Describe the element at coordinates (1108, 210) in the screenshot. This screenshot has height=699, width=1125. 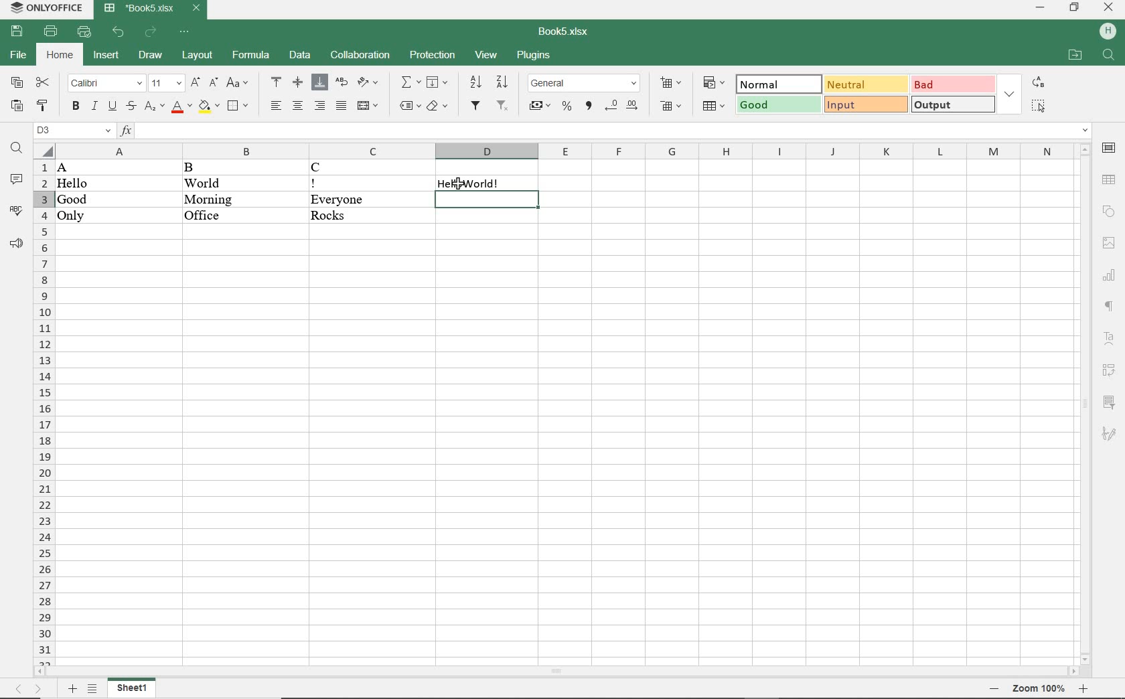
I see `SHAPE` at that location.